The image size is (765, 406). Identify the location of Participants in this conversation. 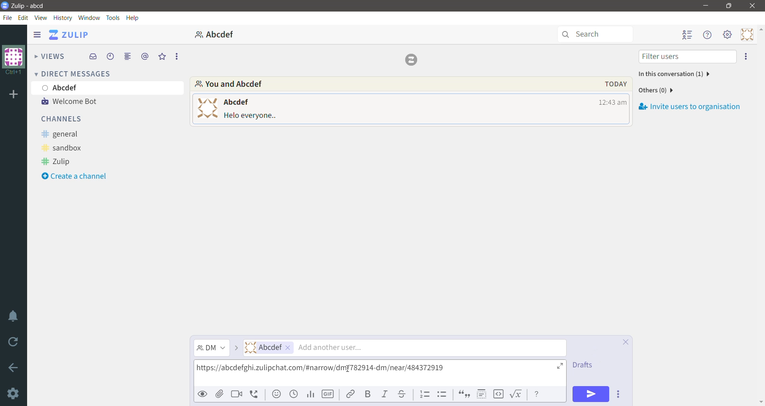
(673, 74).